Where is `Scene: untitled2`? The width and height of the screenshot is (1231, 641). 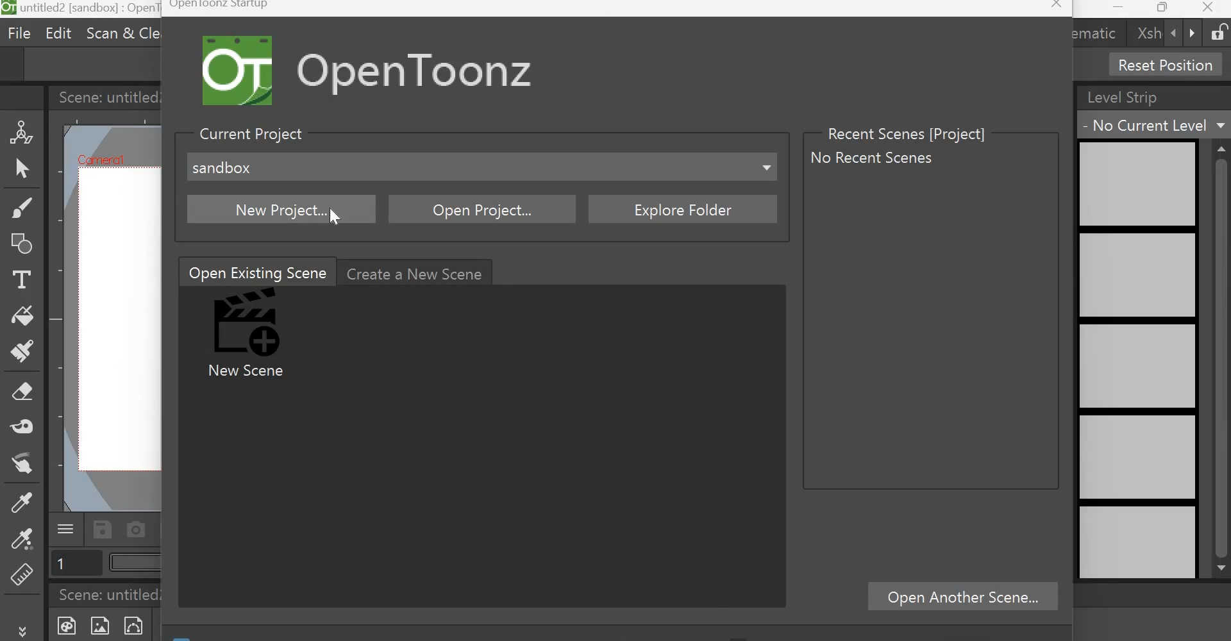
Scene: untitled2 is located at coordinates (113, 595).